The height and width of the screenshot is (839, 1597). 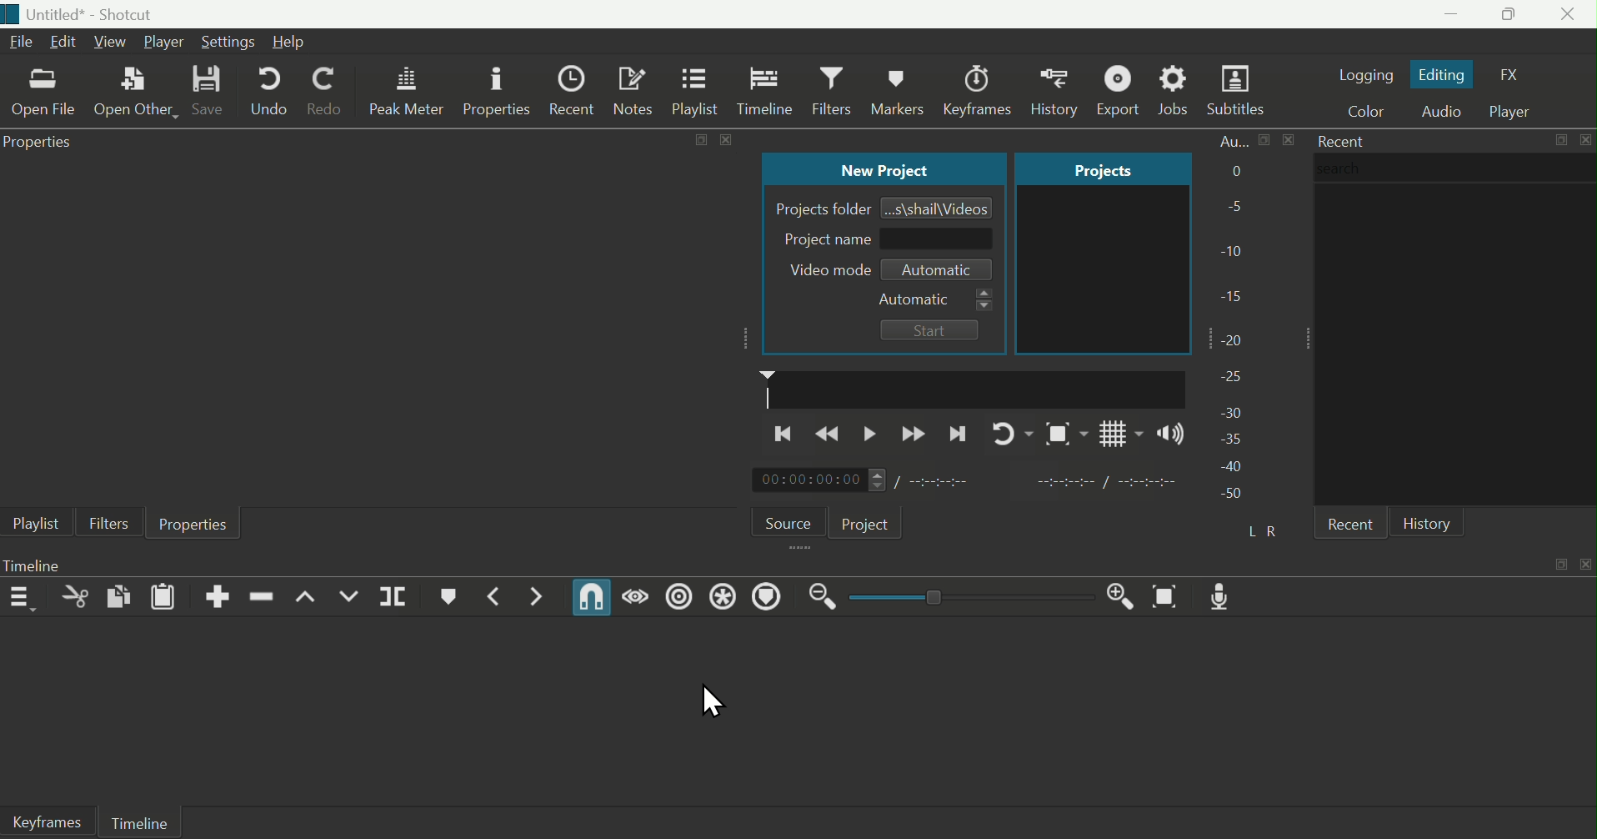 What do you see at coordinates (938, 271) in the screenshot?
I see `Automatic` at bounding box center [938, 271].